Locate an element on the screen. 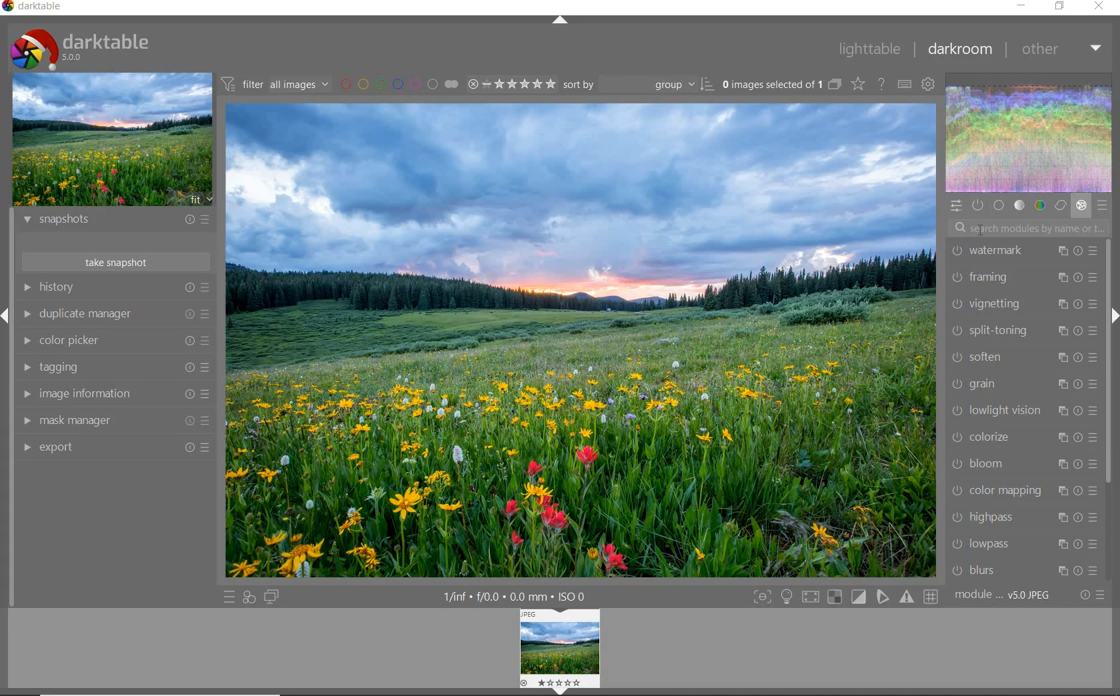 Image resolution: width=1120 pixels, height=696 pixels. enable online help is located at coordinates (881, 85).